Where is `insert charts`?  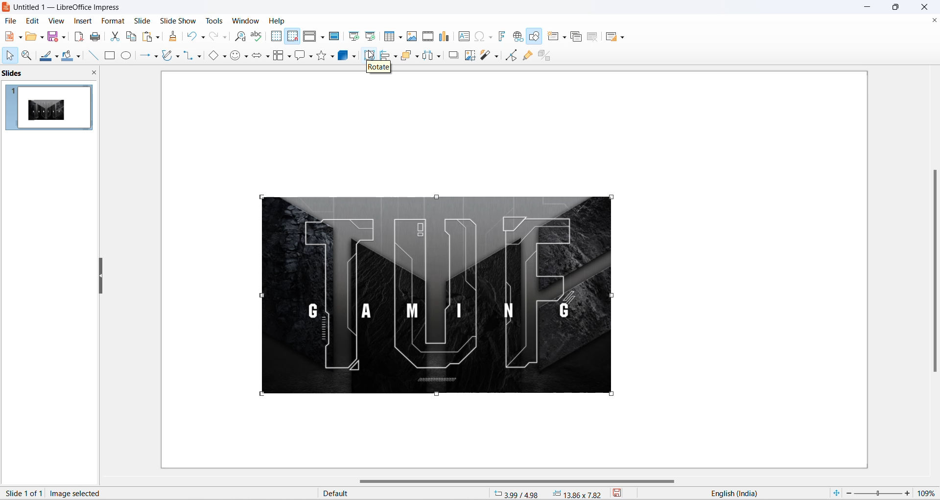
insert charts is located at coordinates (445, 37).